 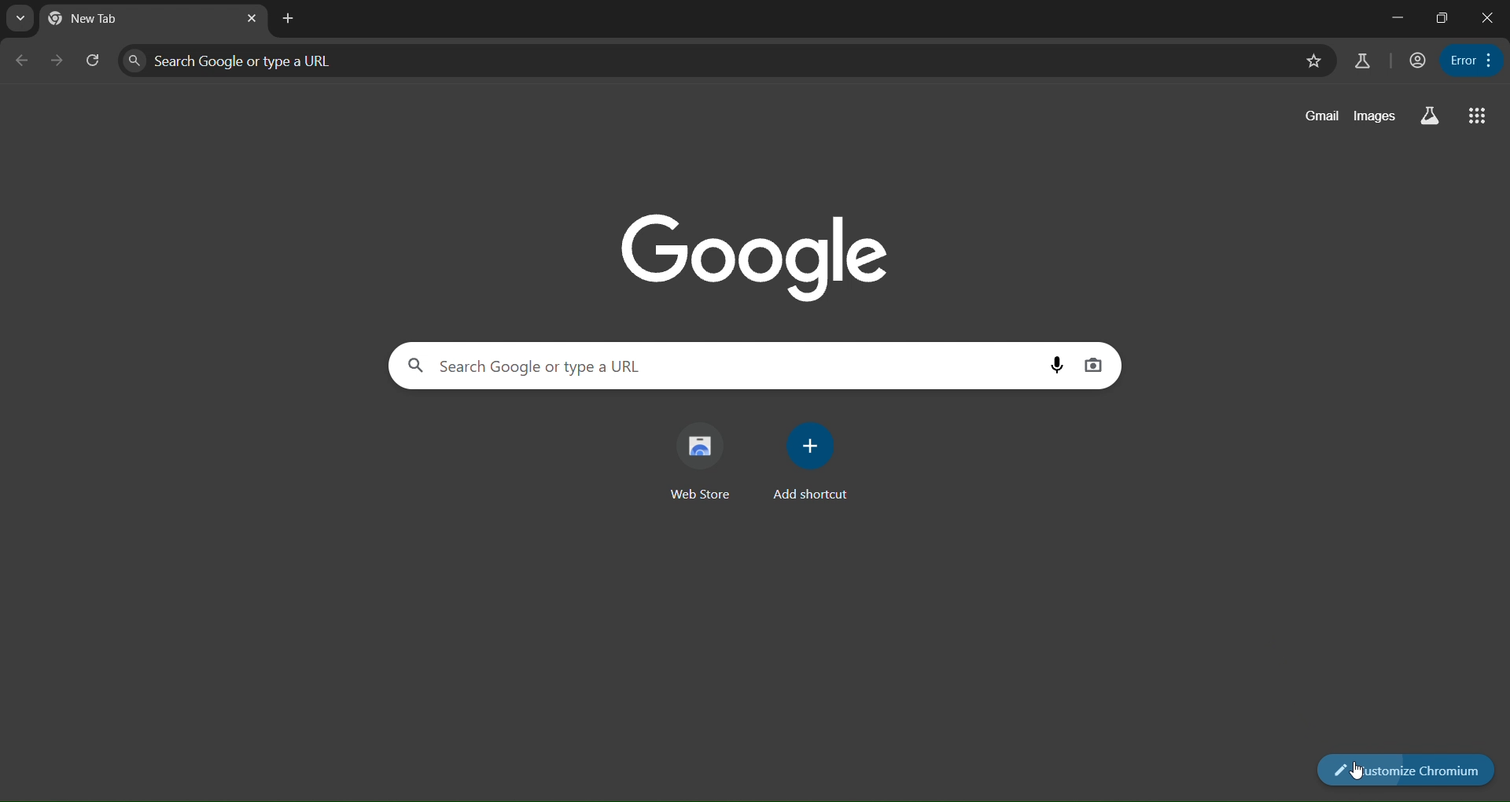 I want to click on search tabs, so click(x=20, y=18).